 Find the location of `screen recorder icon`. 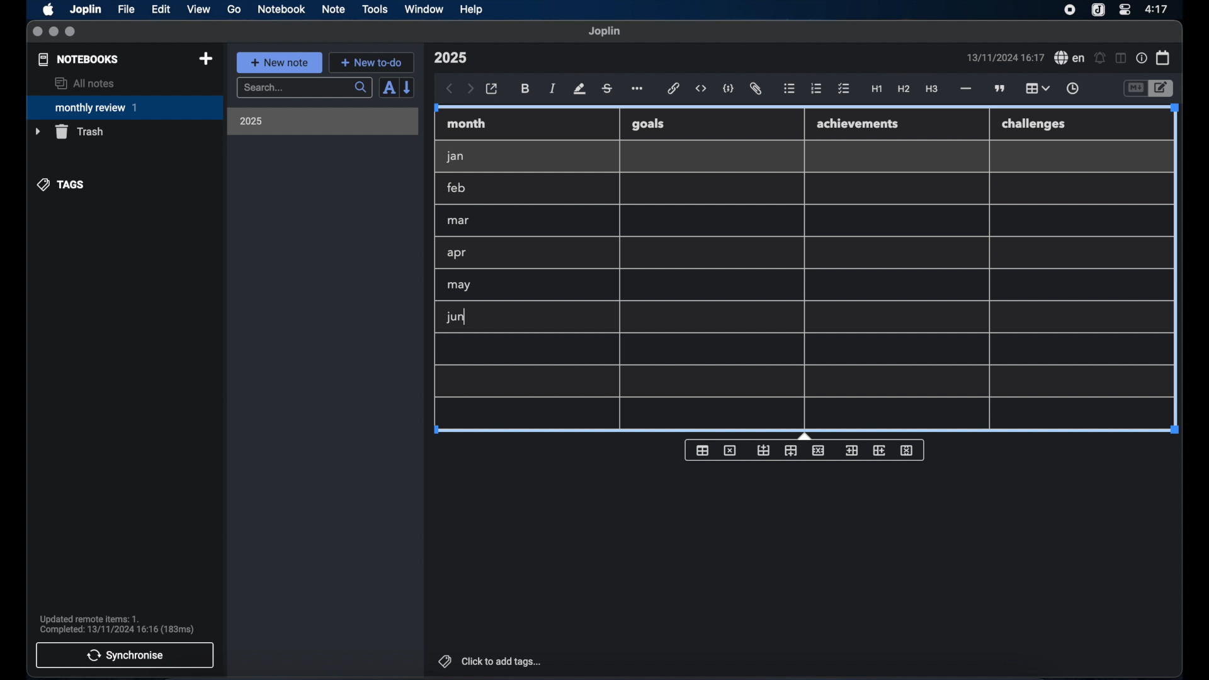

screen recorder icon is located at coordinates (1070, 10).